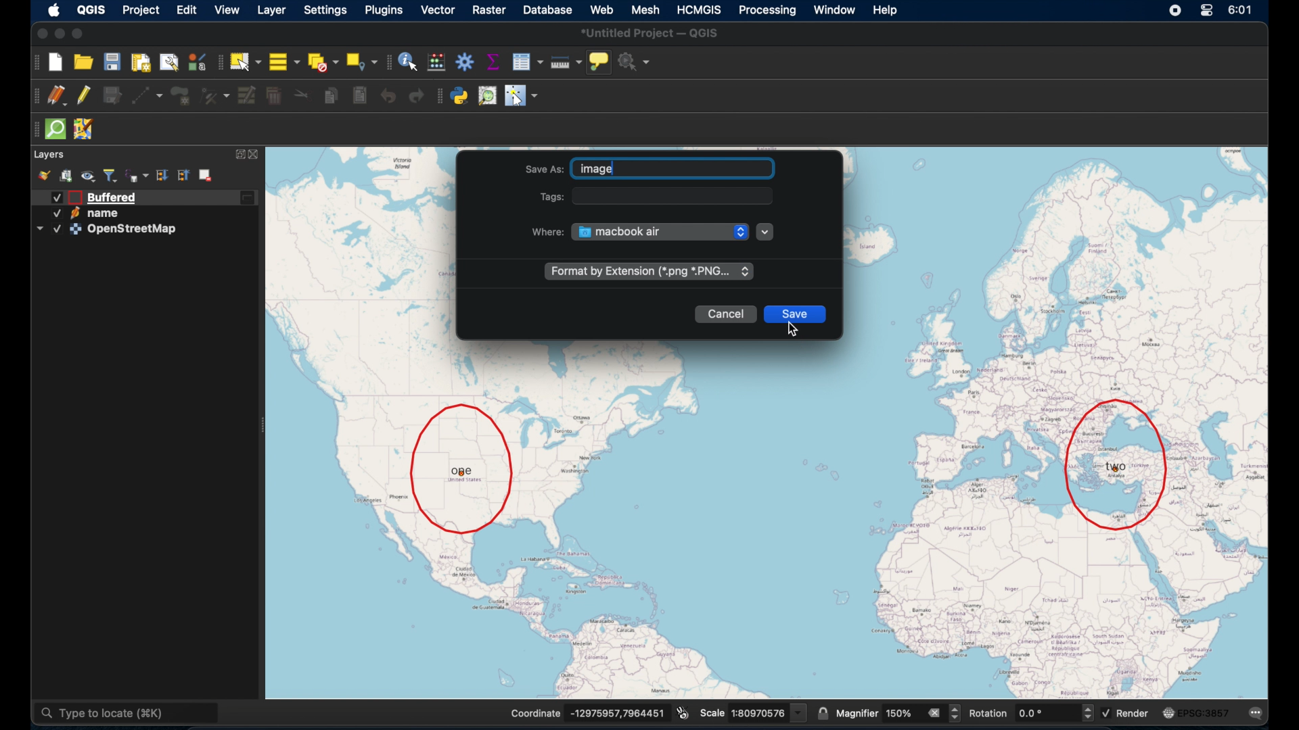 The width and height of the screenshot is (1299, 730). I want to click on toggle editing, so click(83, 95).